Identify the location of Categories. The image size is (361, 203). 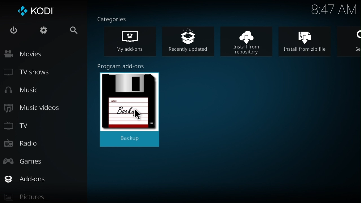
(115, 19).